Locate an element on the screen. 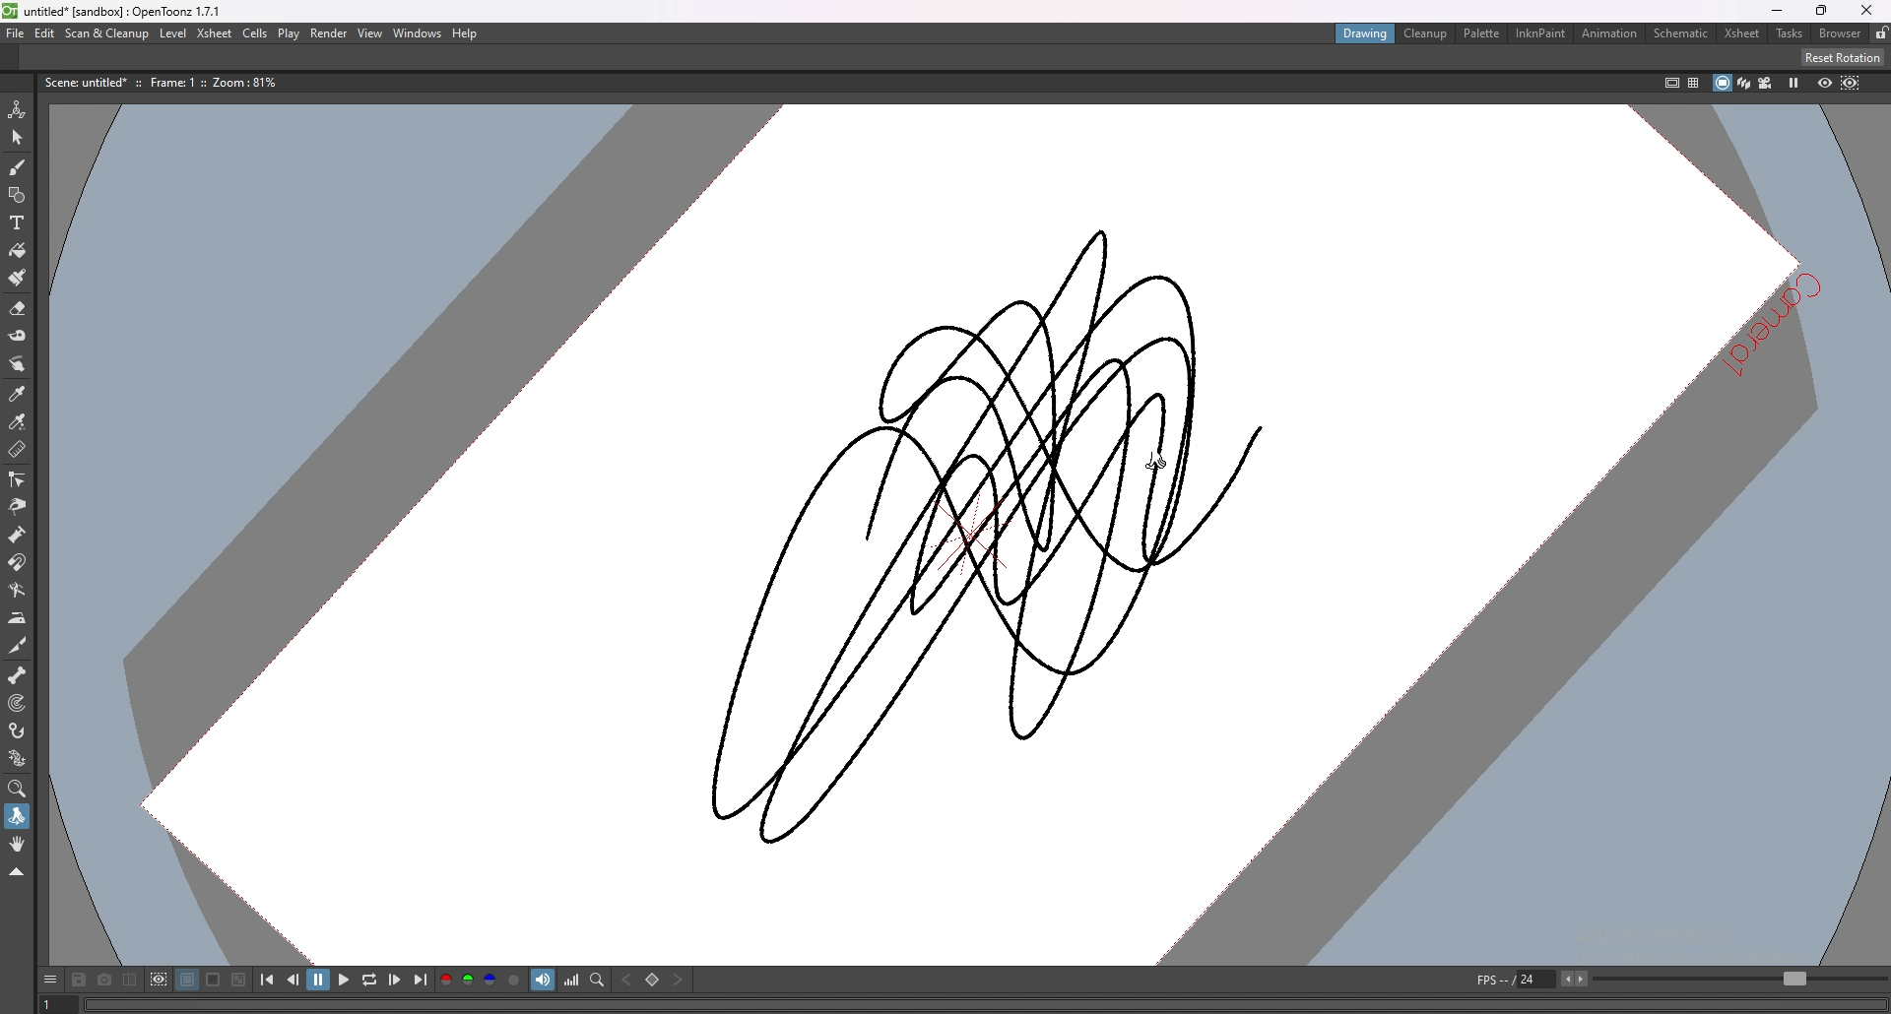 The image size is (1891, 1014). rotate is located at coordinates (17, 817).